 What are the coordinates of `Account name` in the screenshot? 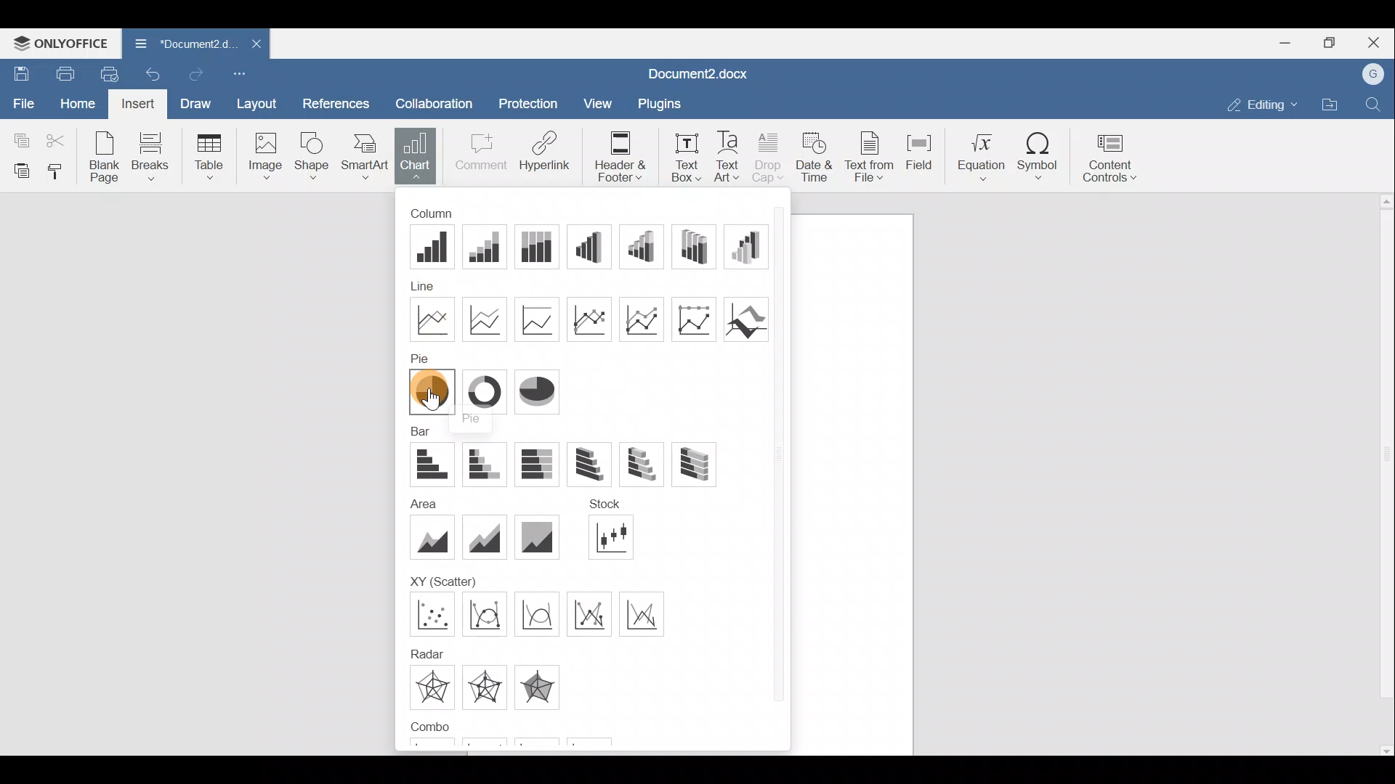 It's located at (1374, 75).